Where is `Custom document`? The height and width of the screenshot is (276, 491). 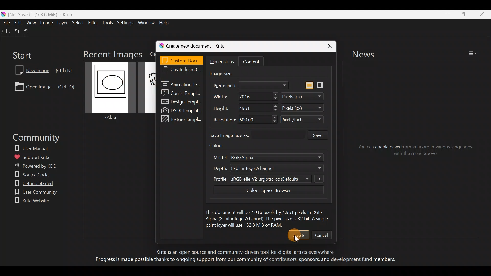 Custom document is located at coordinates (182, 59).